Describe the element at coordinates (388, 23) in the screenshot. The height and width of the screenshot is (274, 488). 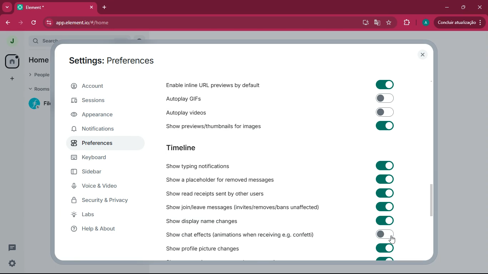
I see `favourite` at that location.